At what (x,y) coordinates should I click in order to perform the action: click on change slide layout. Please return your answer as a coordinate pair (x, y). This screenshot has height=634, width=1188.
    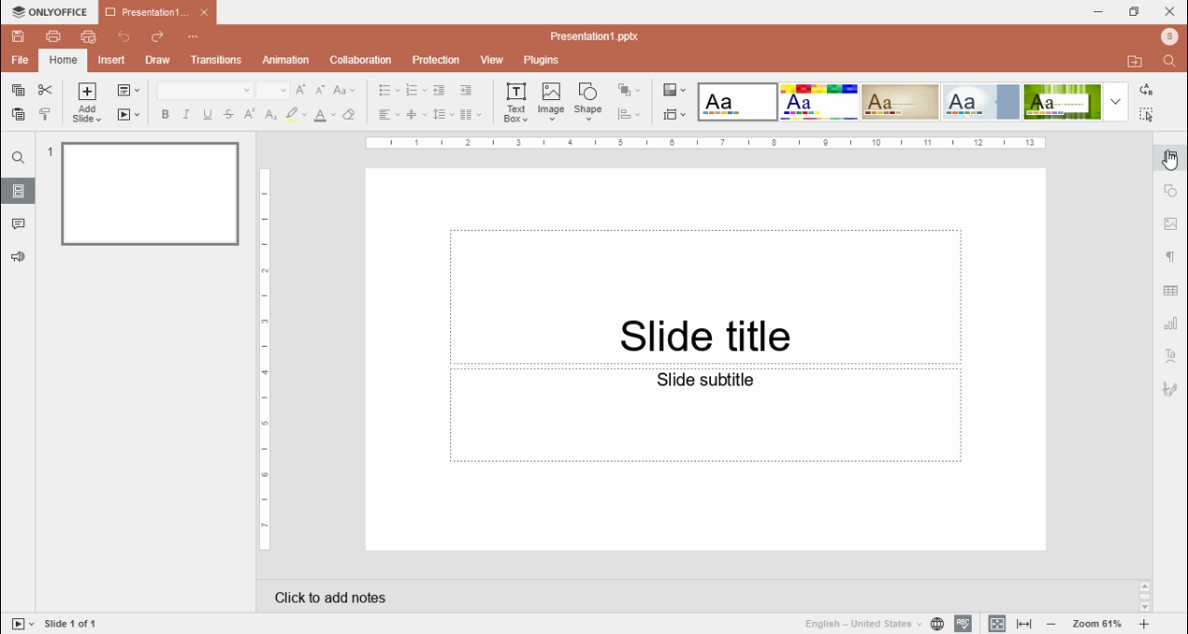
    Looking at the image, I should click on (128, 90).